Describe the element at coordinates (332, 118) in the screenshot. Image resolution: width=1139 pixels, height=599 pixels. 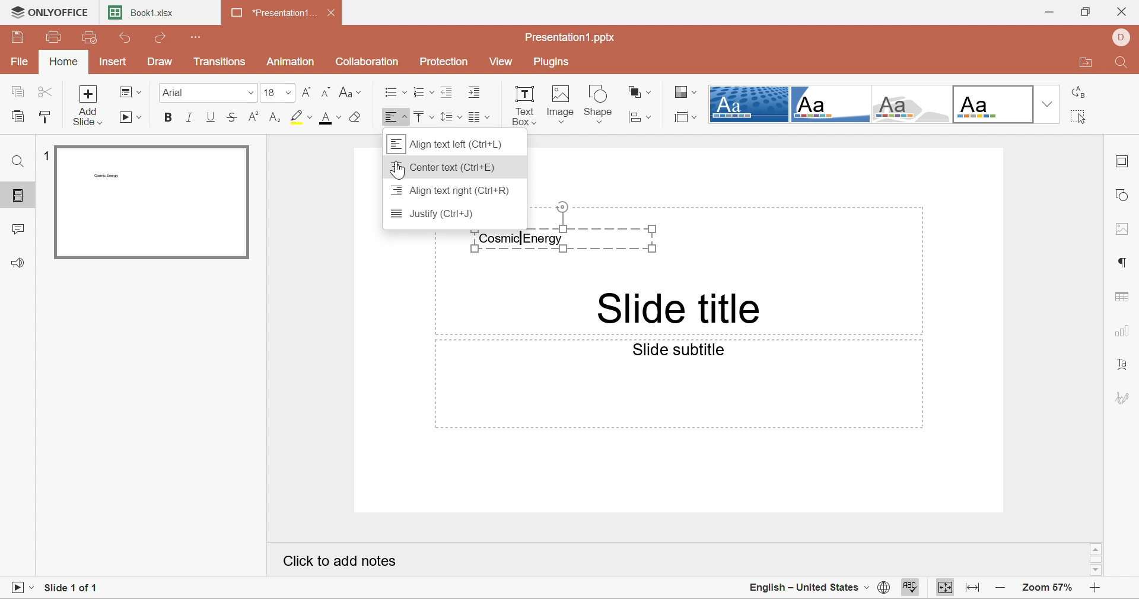
I see `Font color` at that location.